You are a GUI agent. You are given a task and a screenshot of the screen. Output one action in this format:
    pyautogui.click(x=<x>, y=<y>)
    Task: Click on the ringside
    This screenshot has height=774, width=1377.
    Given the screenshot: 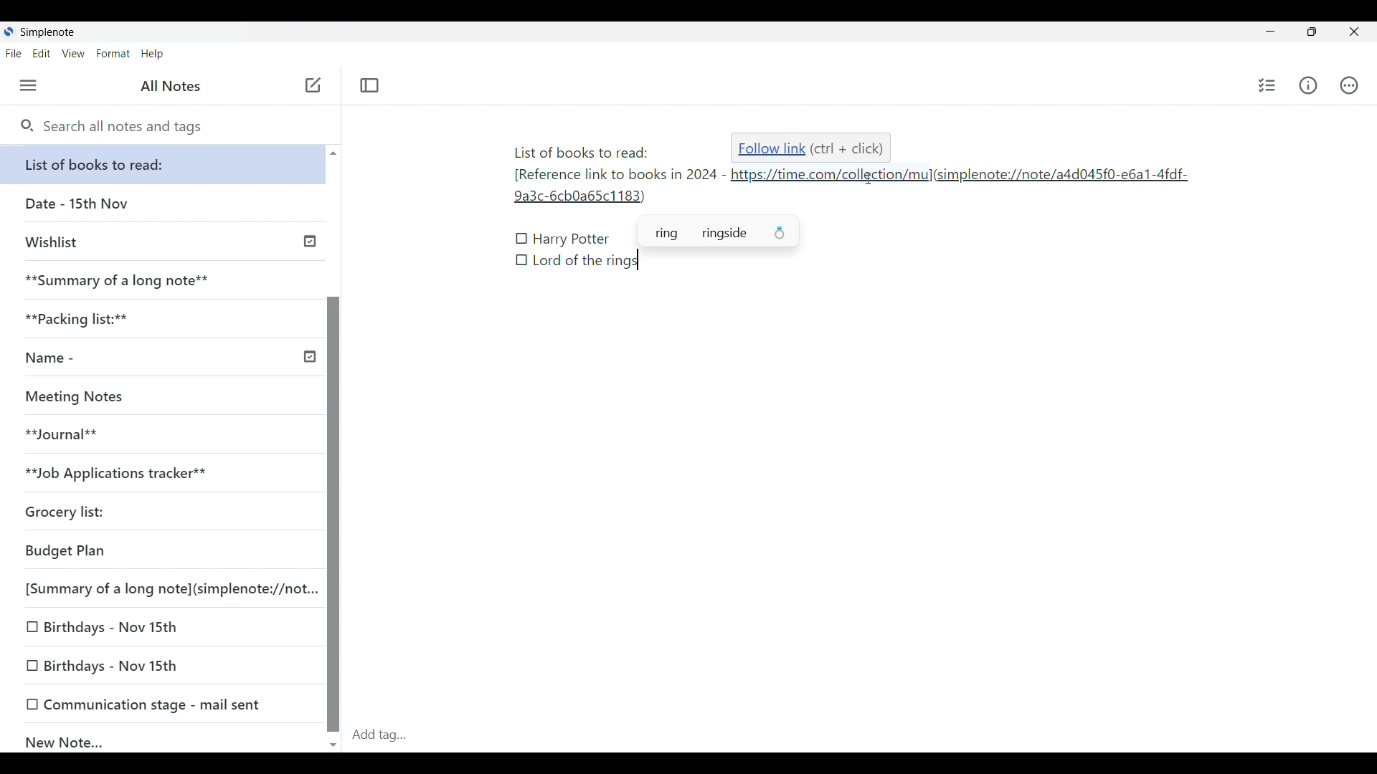 What is the action you would take?
    pyautogui.click(x=746, y=234)
    